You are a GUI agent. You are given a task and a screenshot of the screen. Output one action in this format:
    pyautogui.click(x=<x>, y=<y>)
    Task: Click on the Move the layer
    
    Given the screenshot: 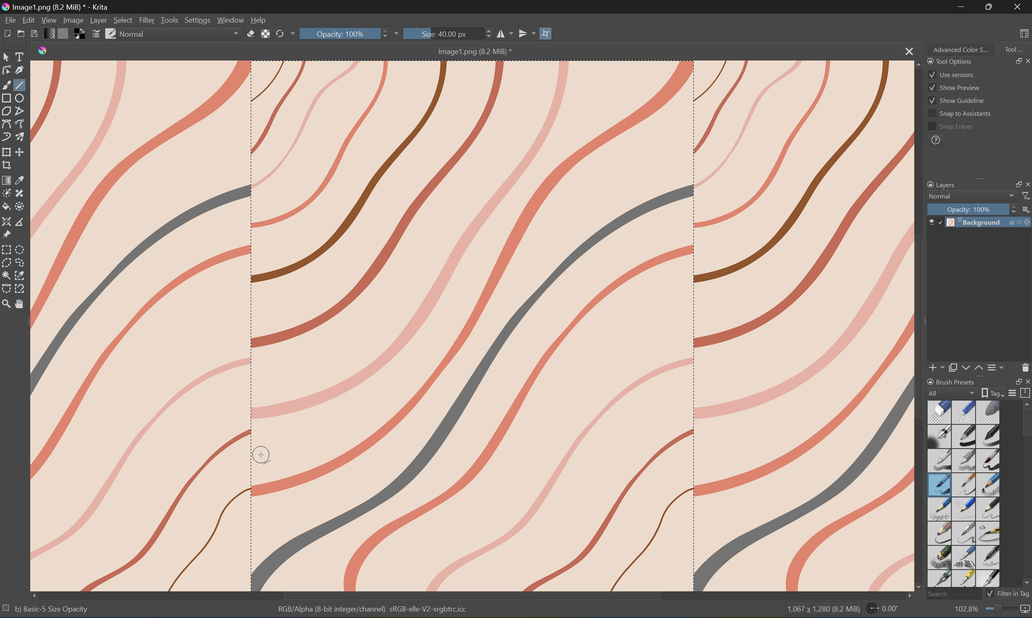 What is the action you would take?
    pyautogui.click(x=21, y=152)
    